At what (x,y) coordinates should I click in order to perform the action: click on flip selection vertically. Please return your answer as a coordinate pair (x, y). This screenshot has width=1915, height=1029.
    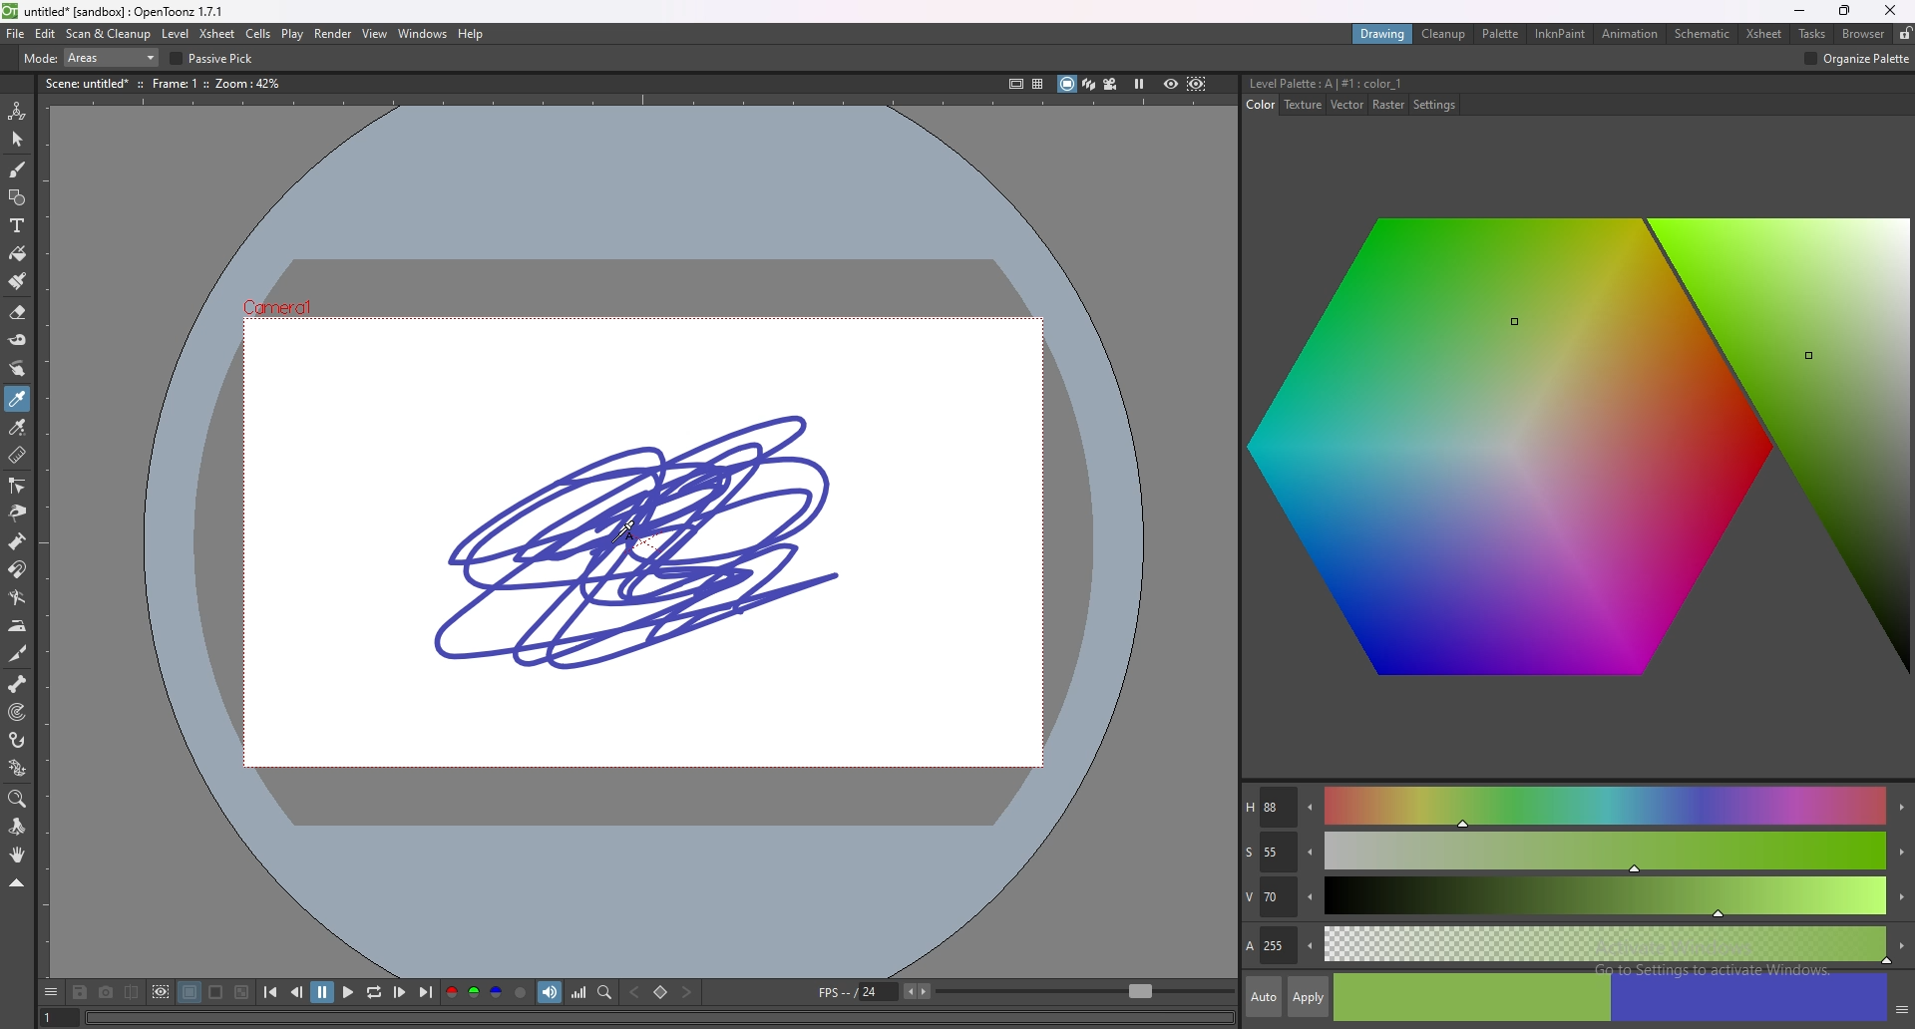
    Looking at the image, I should click on (899, 57).